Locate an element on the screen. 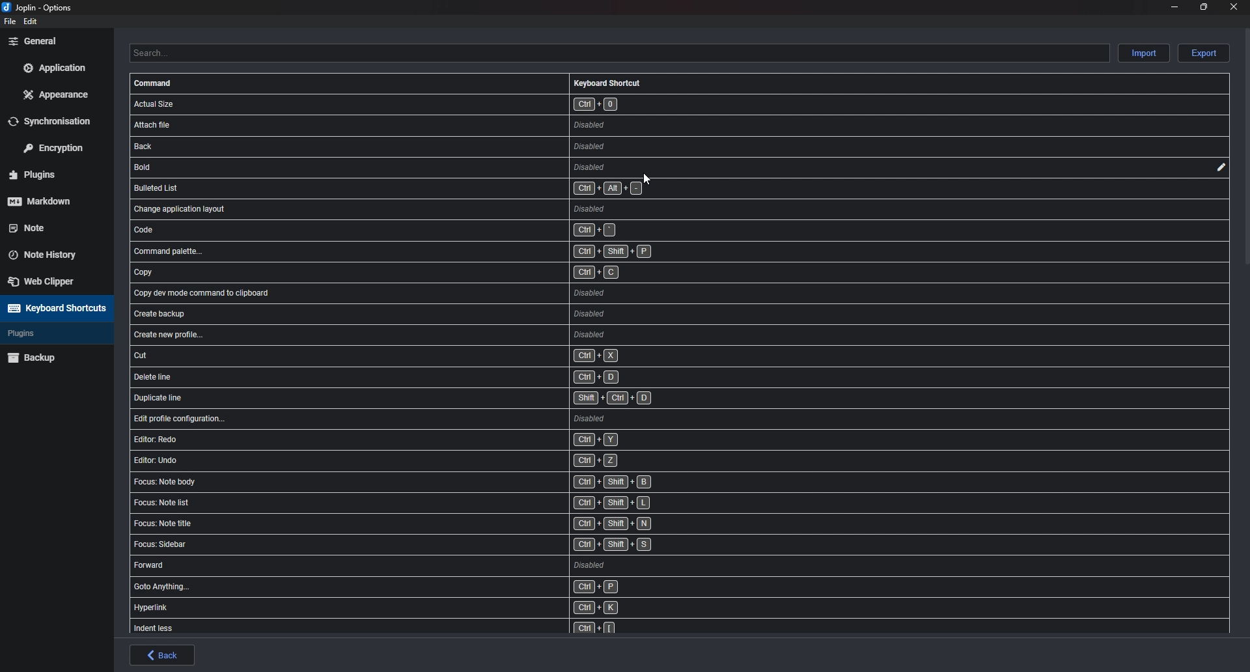 The image size is (1250, 672). shortcut is located at coordinates (447, 417).